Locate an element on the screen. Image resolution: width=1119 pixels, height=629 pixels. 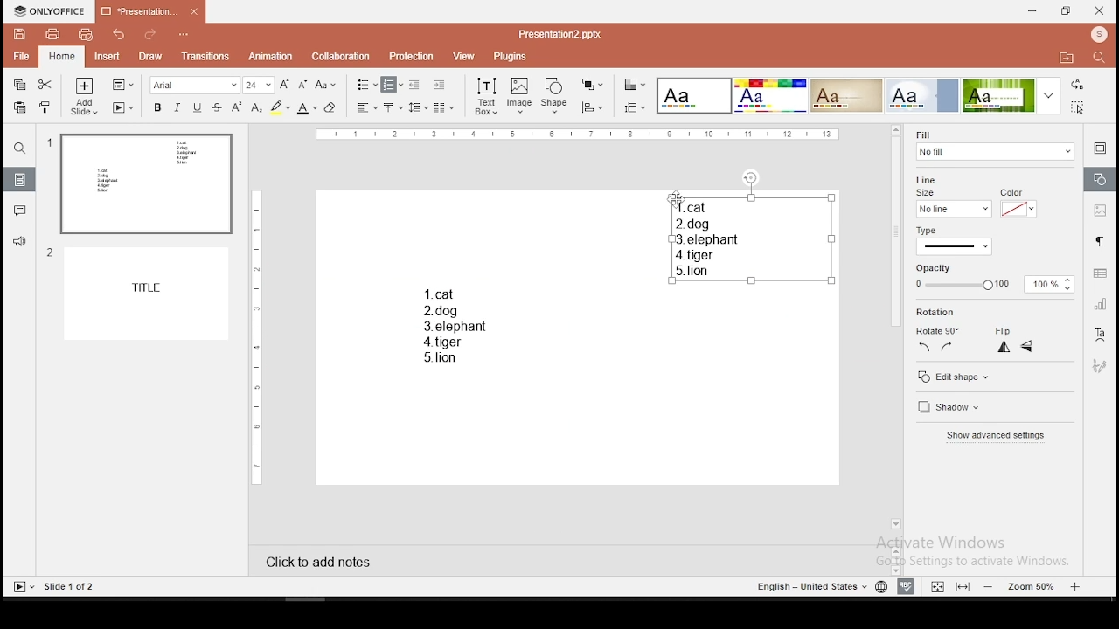
italics is located at coordinates (177, 107).